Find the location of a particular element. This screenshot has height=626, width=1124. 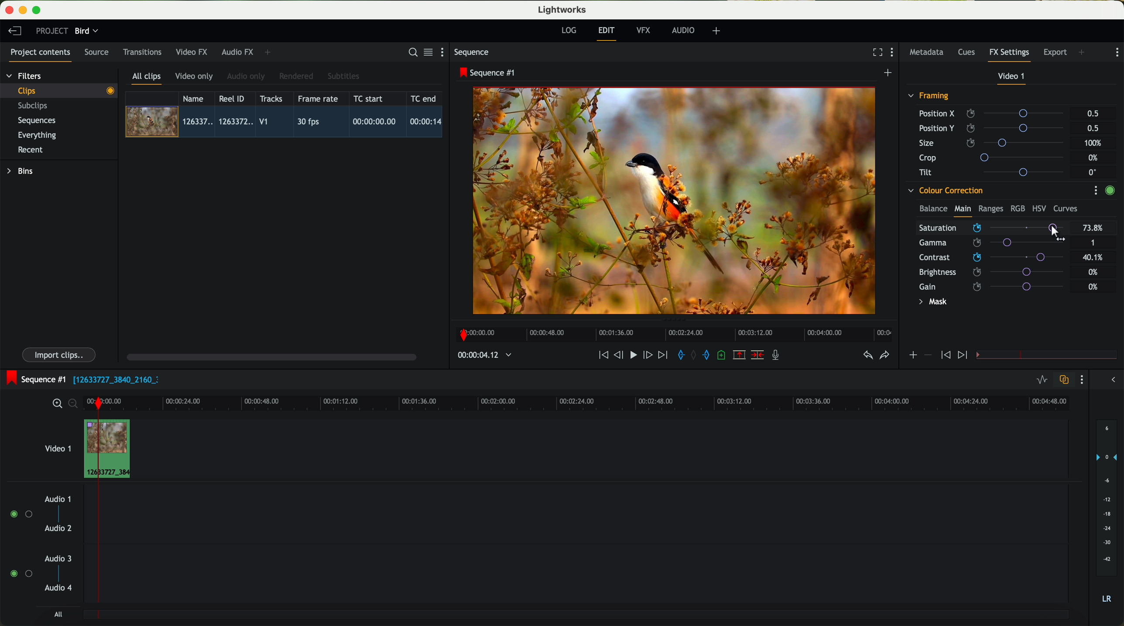

Reel ID is located at coordinates (234, 98).